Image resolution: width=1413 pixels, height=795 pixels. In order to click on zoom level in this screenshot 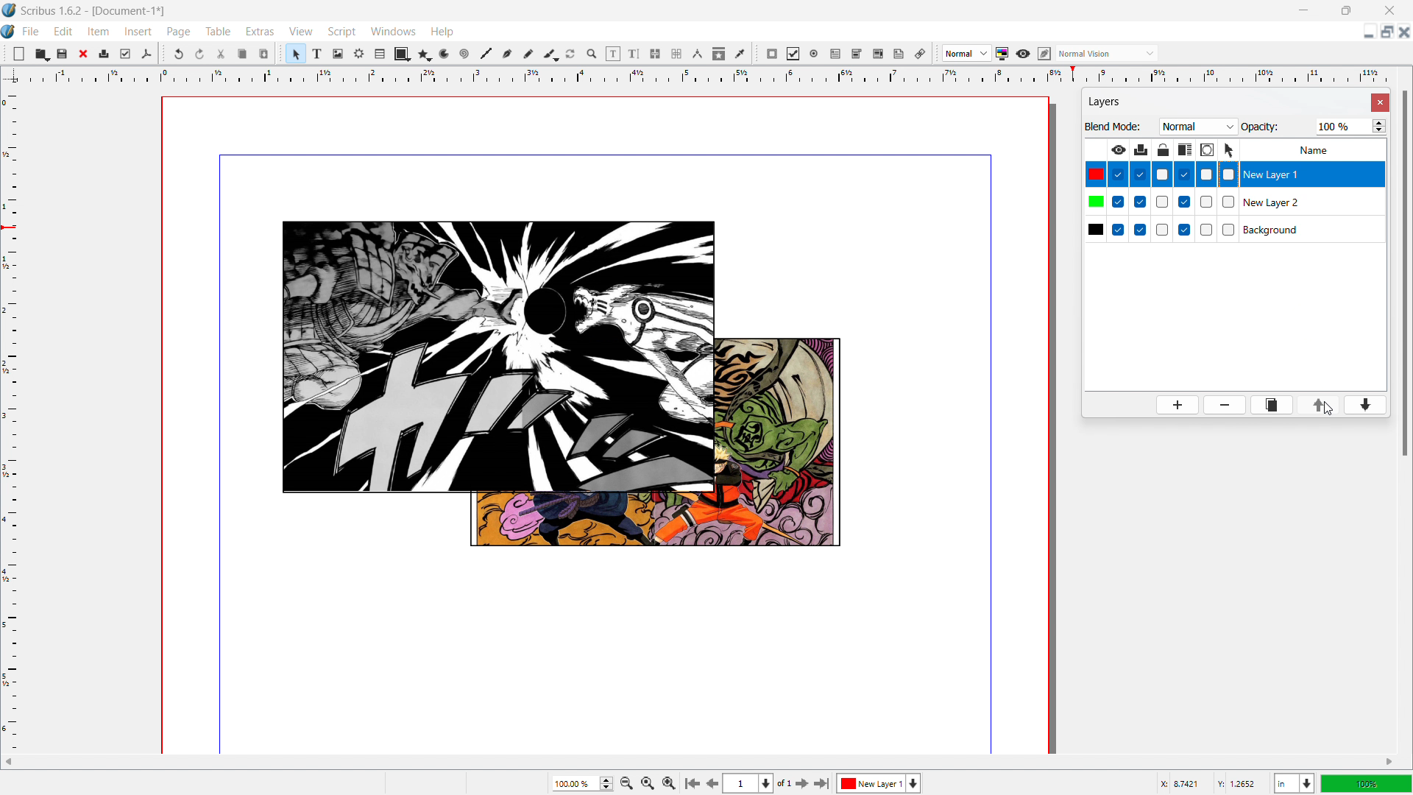, I will do `click(1367, 783)`.